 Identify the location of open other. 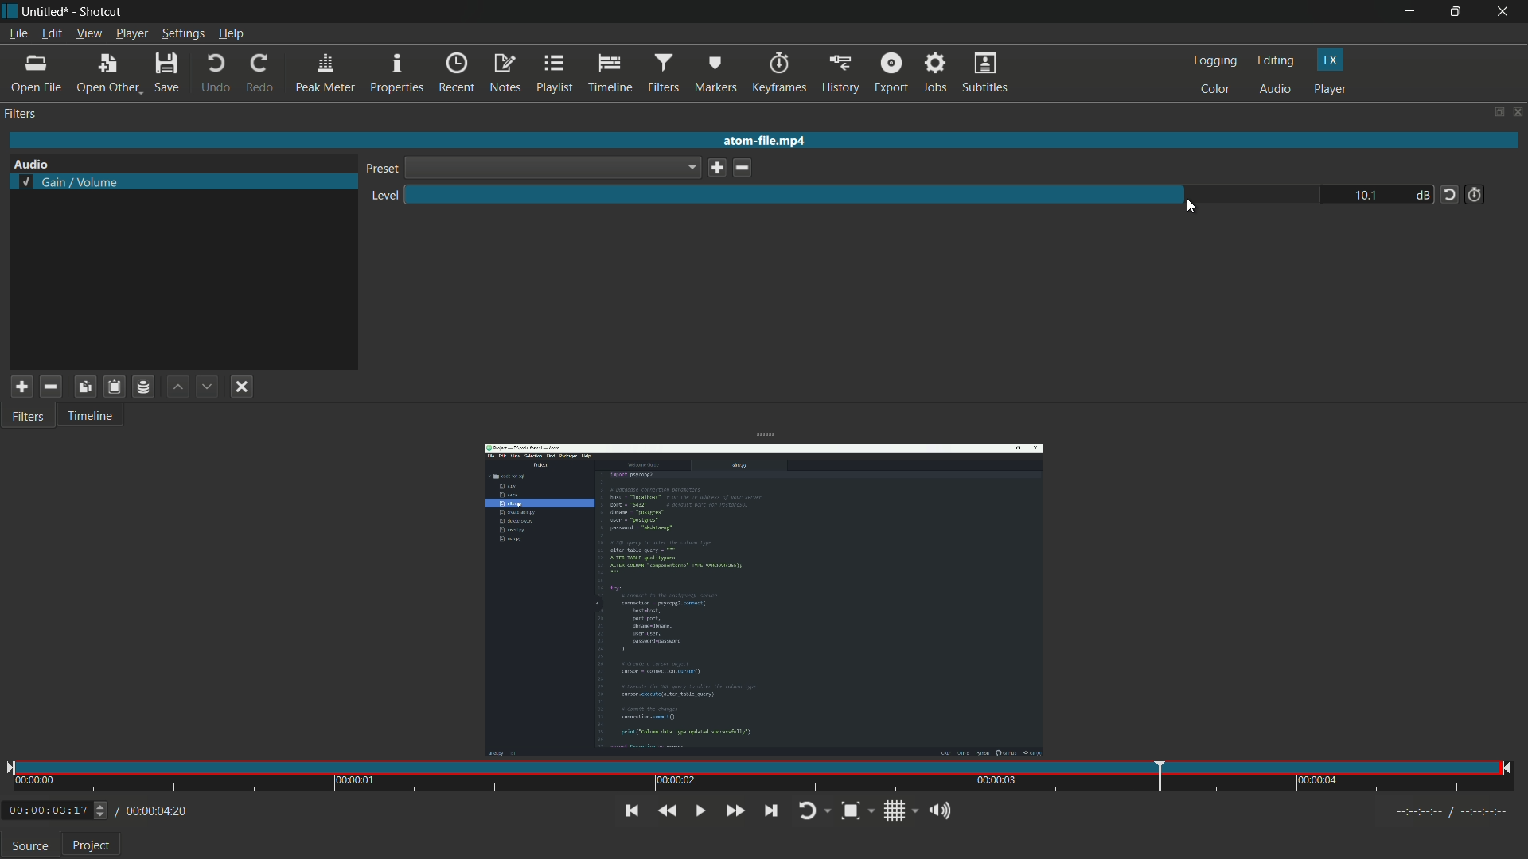
(107, 74).